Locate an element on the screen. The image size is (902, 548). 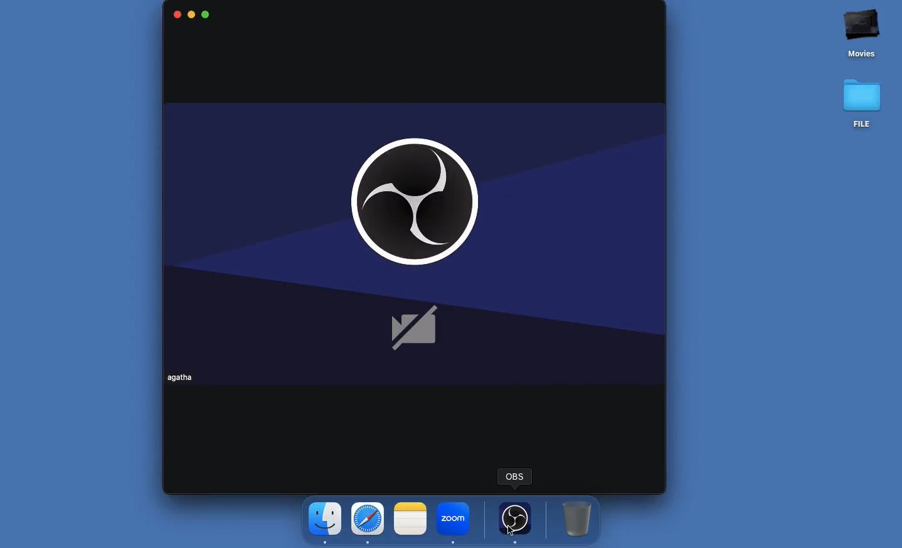
User is located at coordinates (183, 377).